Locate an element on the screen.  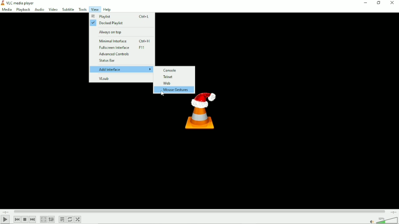
View is located at coordinates (95, 9).